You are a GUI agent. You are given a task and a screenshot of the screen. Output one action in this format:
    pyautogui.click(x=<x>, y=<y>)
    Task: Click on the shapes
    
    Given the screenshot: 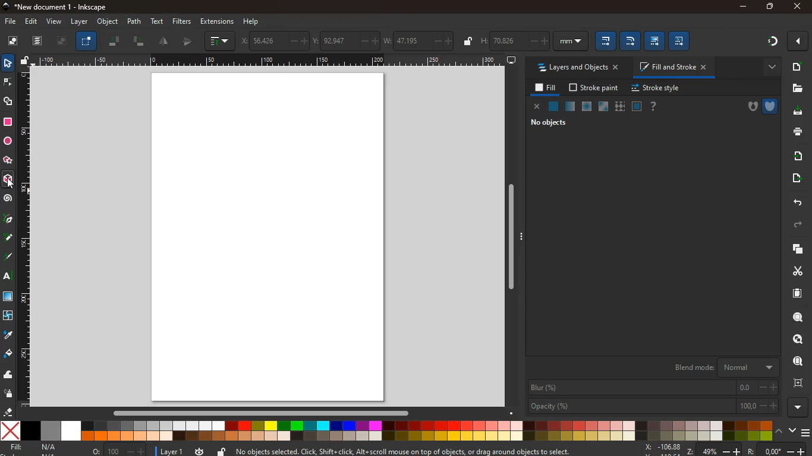 What is the action you would take?
    pyautogui.click(x=10, y=103)
    